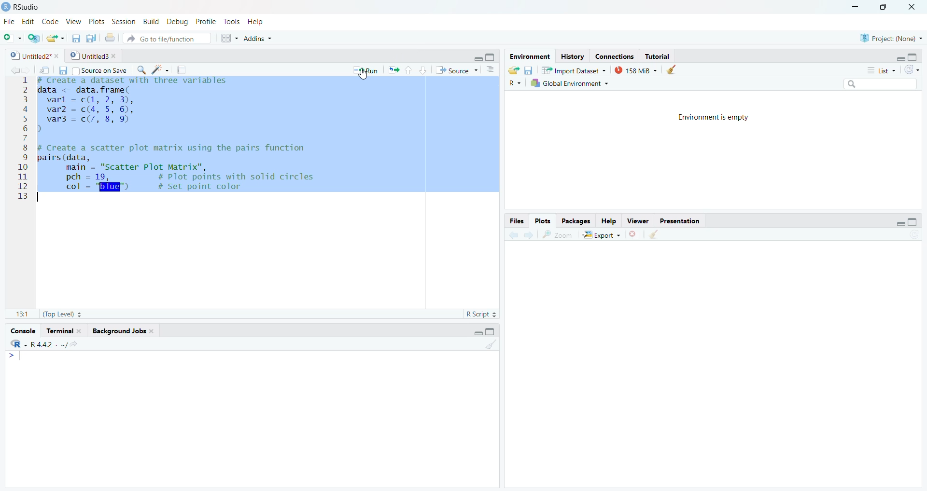 The width and height of the screenshot is (927, 491). I want to click on Build, so click(150, 21).